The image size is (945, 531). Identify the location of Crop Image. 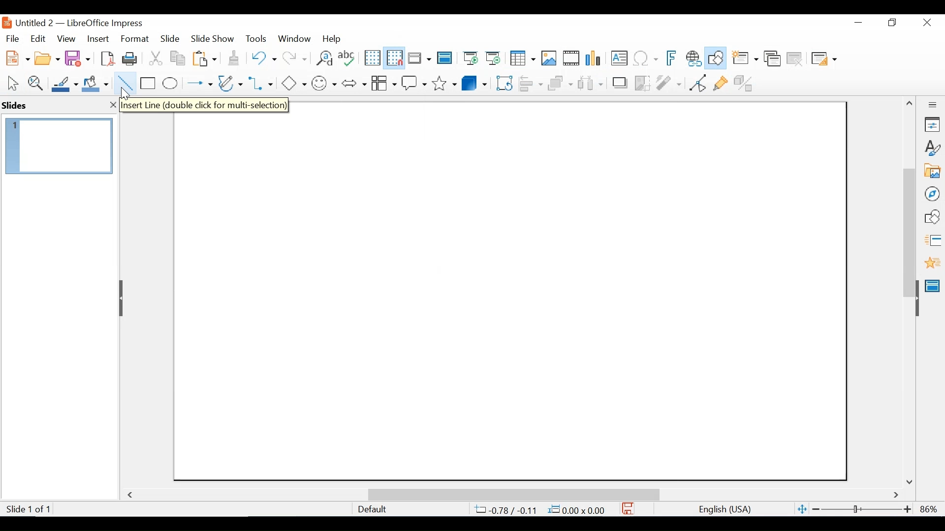
(642, 82).